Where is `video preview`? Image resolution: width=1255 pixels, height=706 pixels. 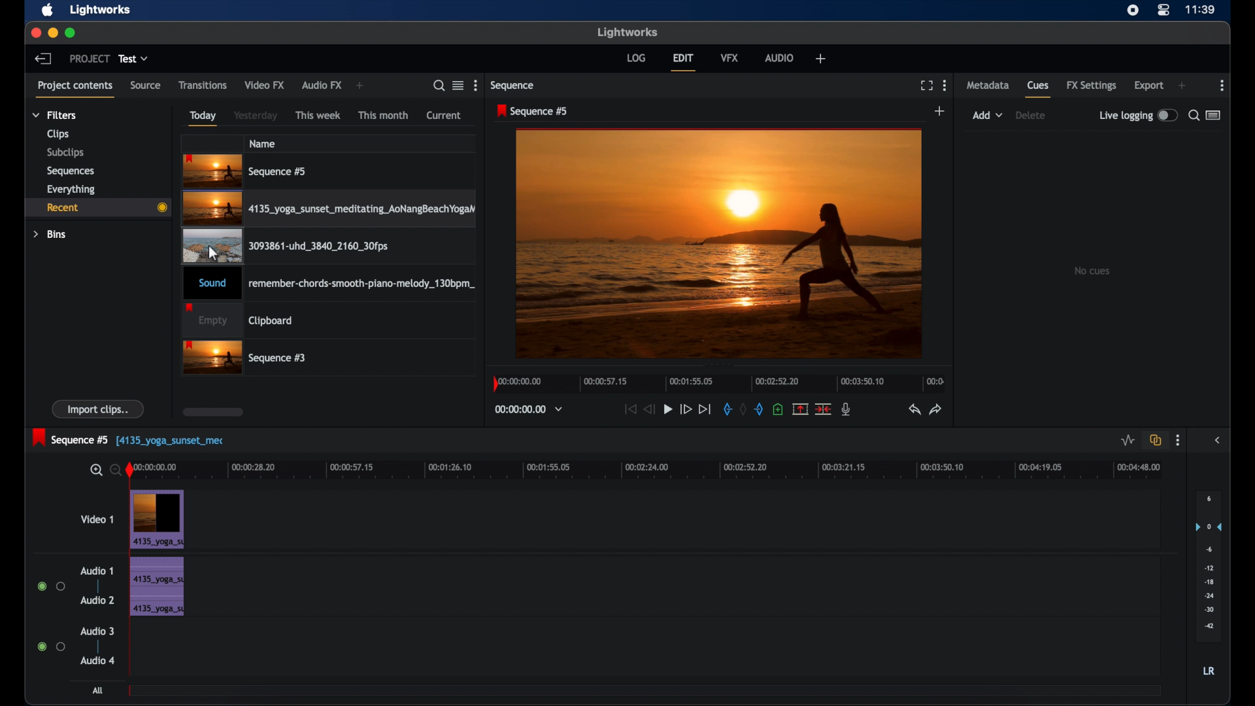
video preview is located at coordinates (721, 244).